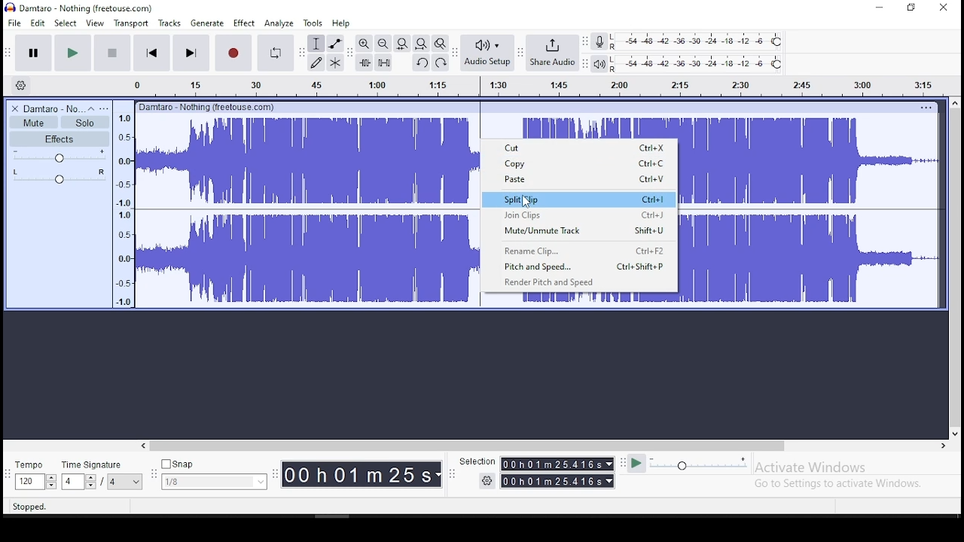  What do you see at coordinates (584, 231) in the screenshot?
I see `mute/unmute track shift+u` at bounding box center [584, 231].